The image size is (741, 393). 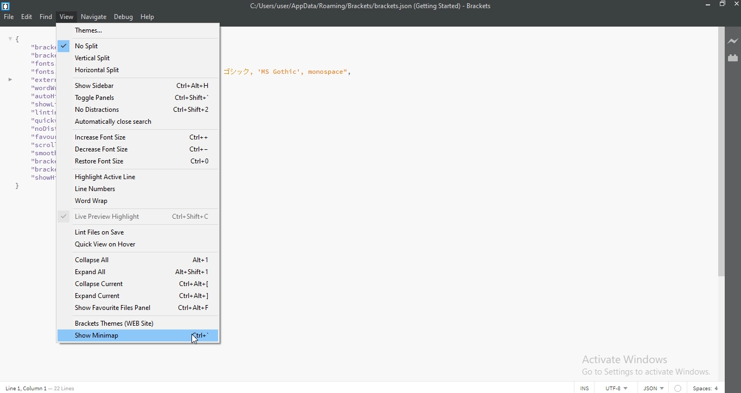 I want to click on json, so click(x=655, y=387).